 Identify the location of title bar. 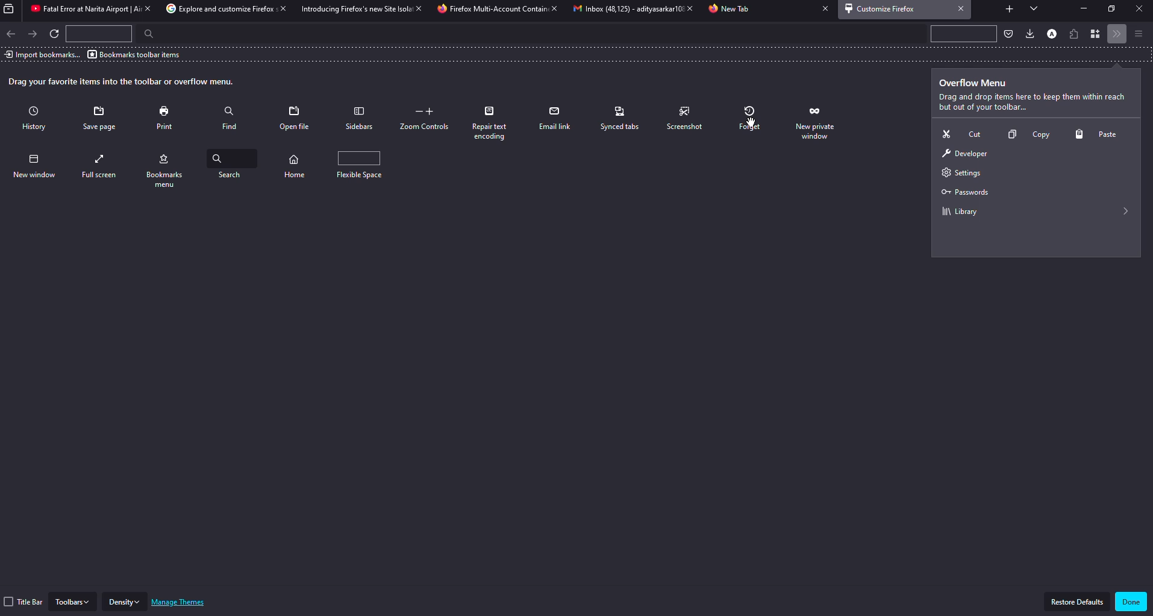
(25, 602).